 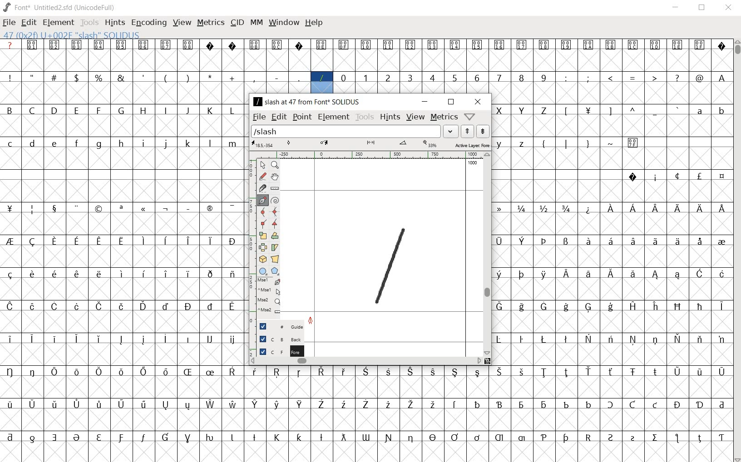 What do you see at coordinates (589, 143) in the screenshot?
I see `symbols` at bounding box center [589, 143].